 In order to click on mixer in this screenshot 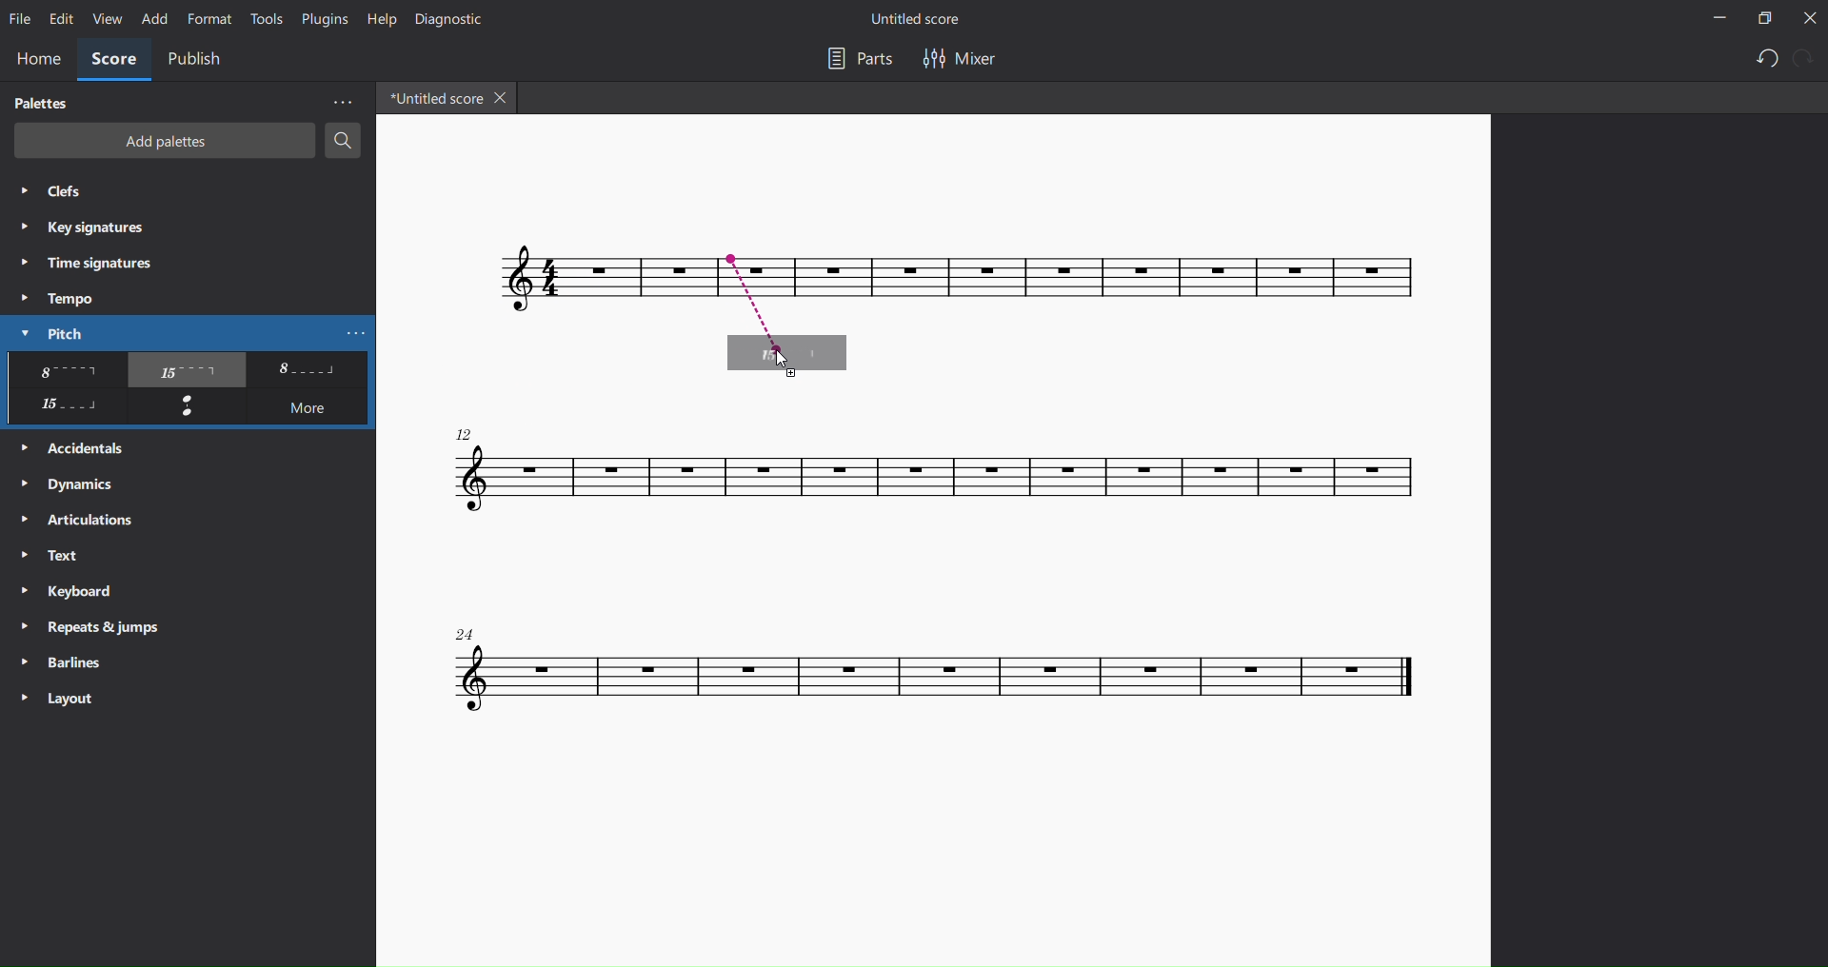, I will do `click(965, 61)`.